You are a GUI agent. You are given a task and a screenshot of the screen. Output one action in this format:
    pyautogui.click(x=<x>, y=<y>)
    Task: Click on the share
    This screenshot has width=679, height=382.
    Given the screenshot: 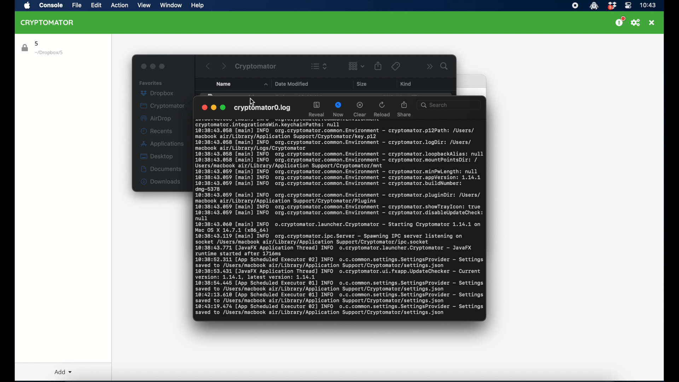 What is the action you would take?
    pyautogui.click(x=404, y=115)
    